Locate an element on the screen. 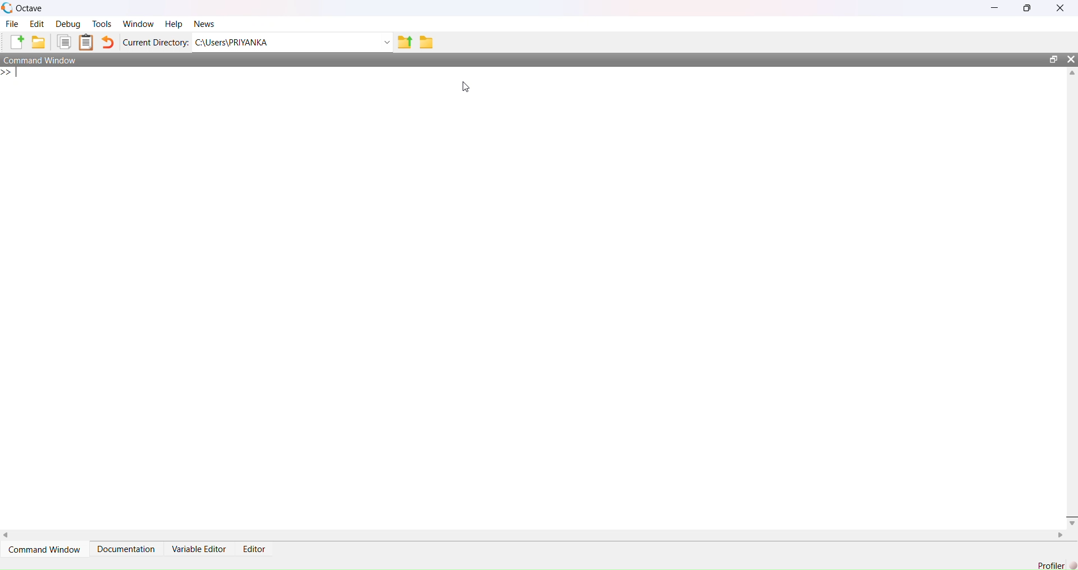 Image resolution: width=1078 pixels, height=570 pixels. Scroll Down  is located at coordinates (1071, 522).